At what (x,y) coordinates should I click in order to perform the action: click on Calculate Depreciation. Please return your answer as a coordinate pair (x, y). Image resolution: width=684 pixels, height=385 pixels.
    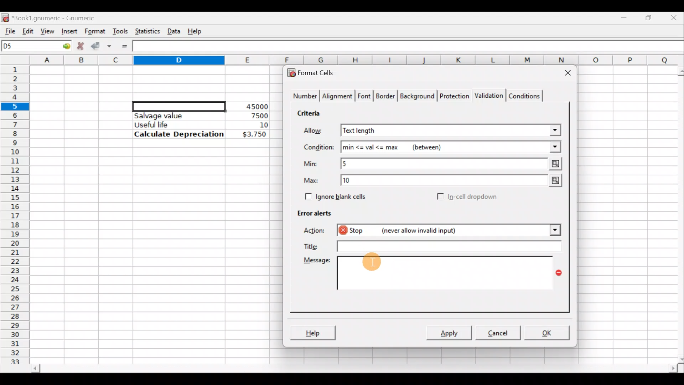
    Looking at the image, I should click on (179, 134).